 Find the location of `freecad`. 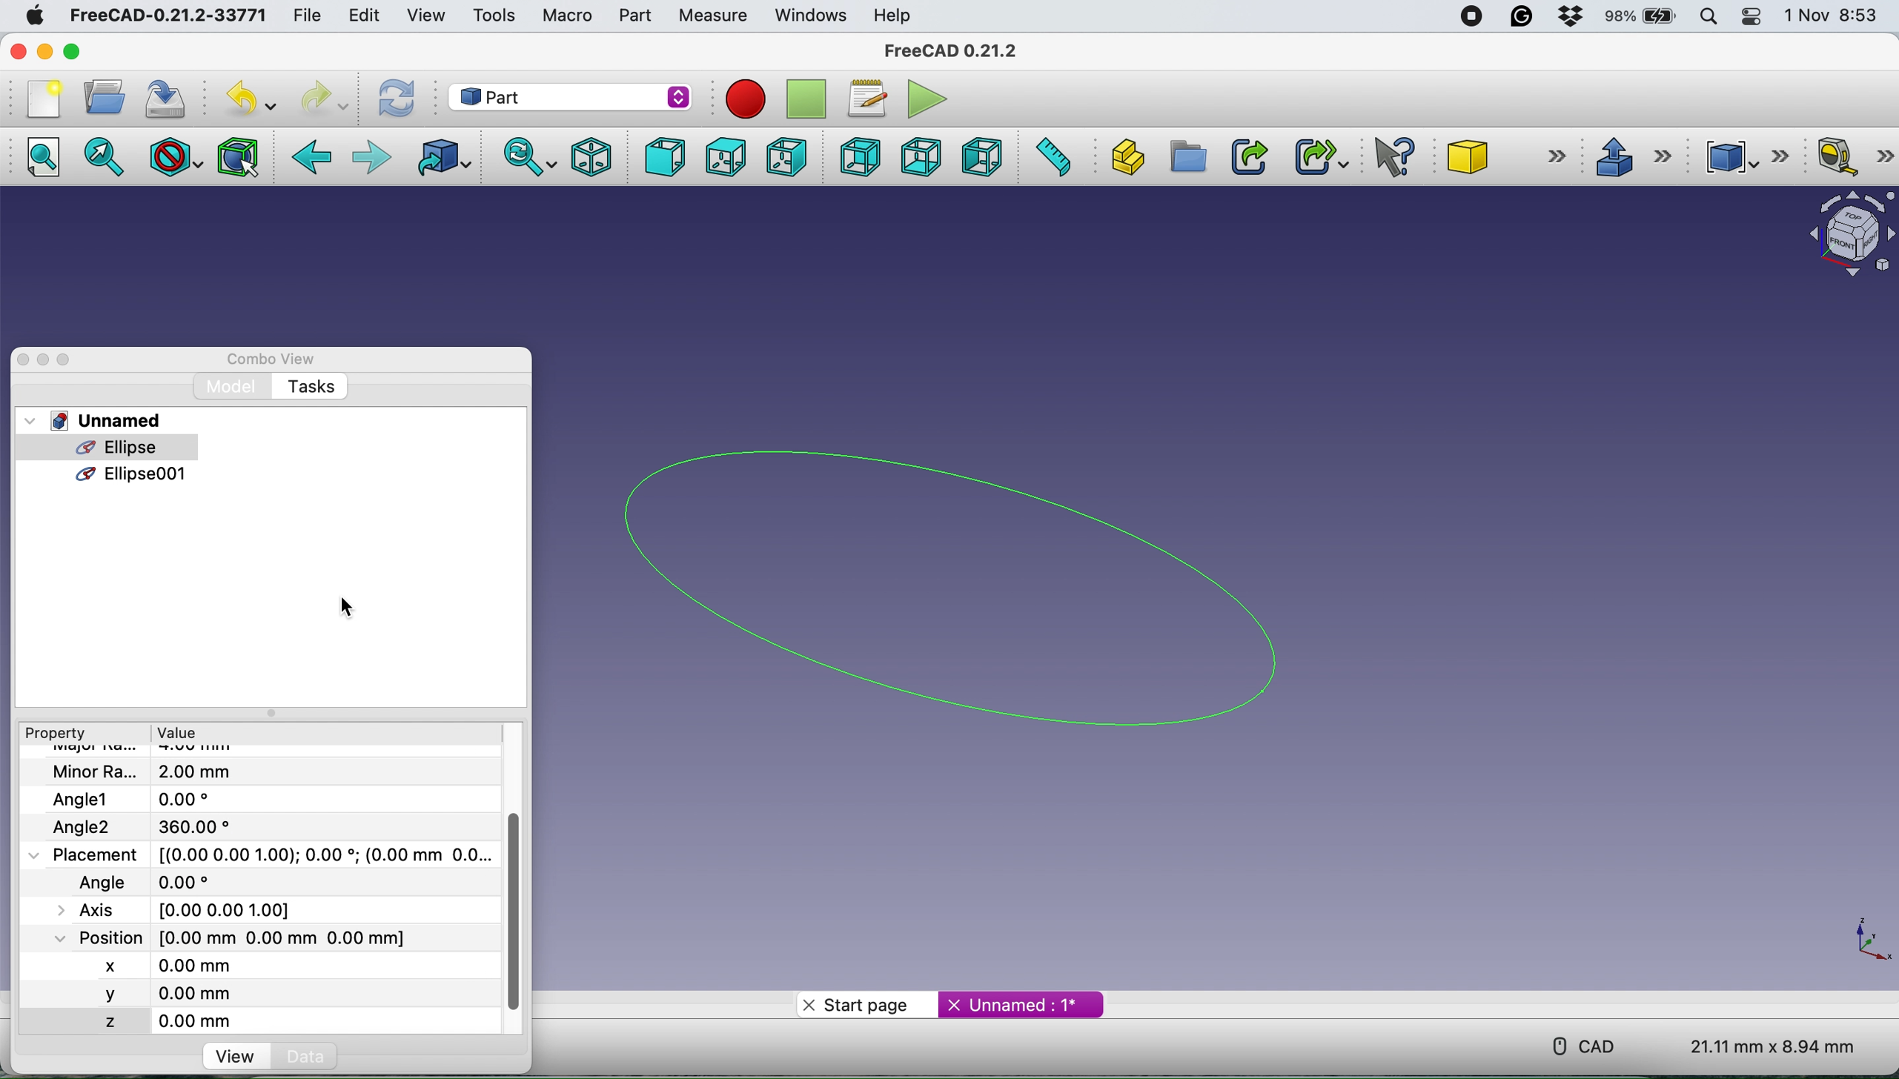

freecad is located at coordinates (949, 53).